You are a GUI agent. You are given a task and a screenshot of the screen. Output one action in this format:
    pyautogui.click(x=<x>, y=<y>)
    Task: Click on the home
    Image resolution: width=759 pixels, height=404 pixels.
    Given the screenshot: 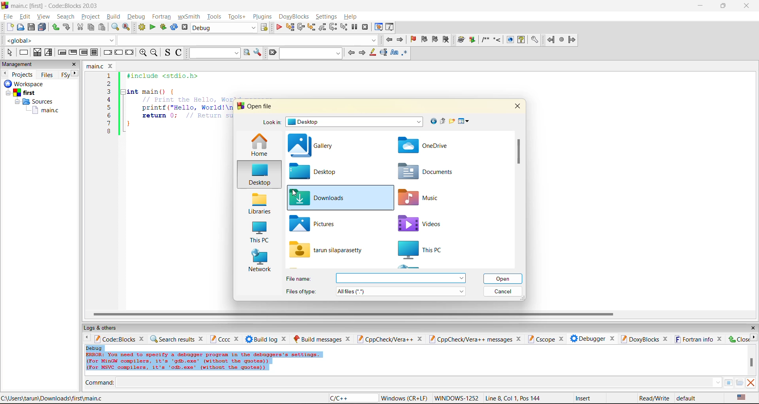 What is the action you would take?
    pyautogui.click(x=259, y=145)
    